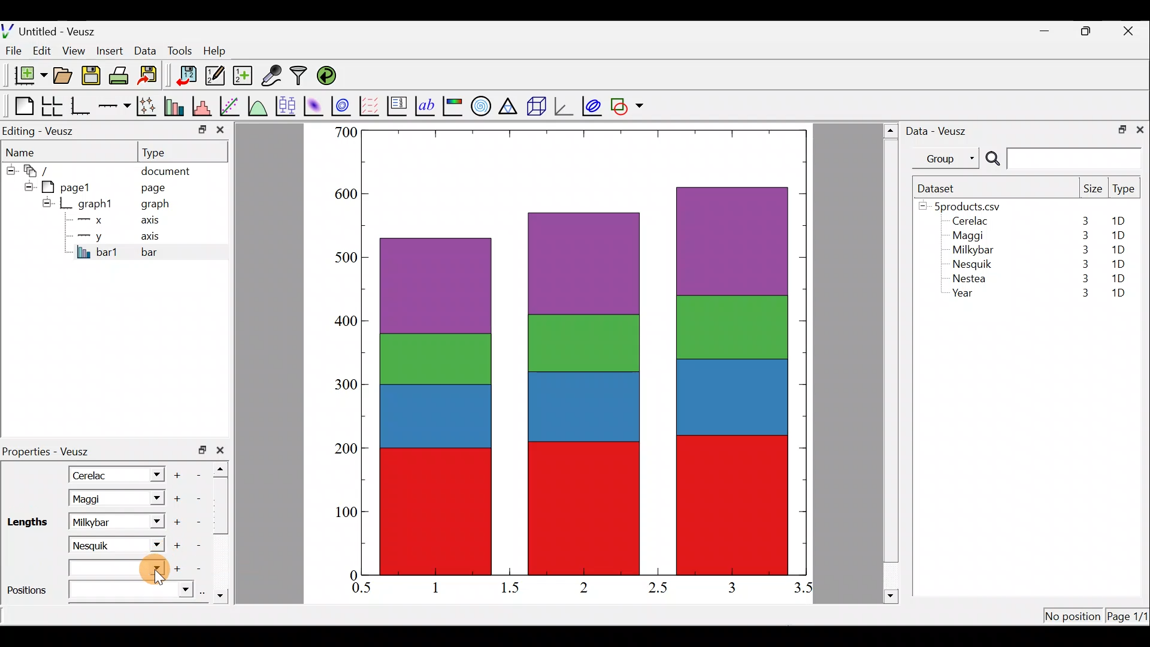  I want to click on 3, so click(1083, 250).